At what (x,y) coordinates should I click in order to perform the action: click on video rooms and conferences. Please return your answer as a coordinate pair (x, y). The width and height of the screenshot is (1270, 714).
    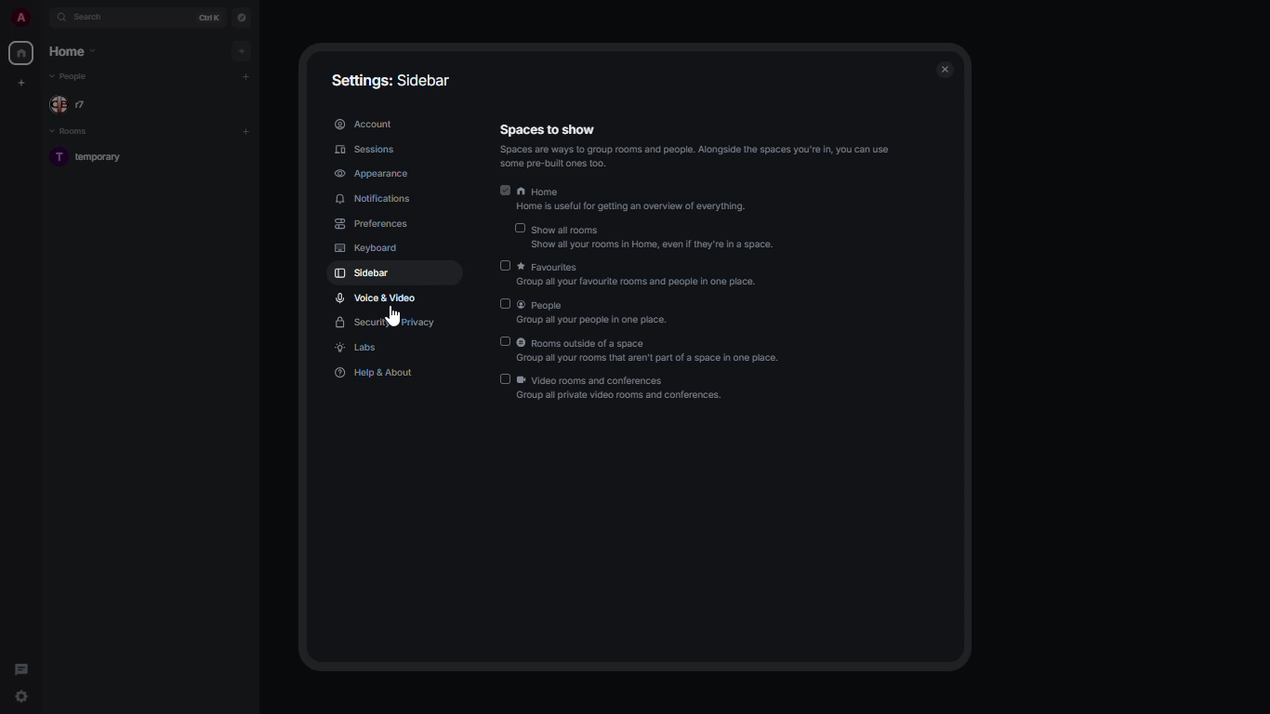
    Looking at the image, I should click on (625, 387).